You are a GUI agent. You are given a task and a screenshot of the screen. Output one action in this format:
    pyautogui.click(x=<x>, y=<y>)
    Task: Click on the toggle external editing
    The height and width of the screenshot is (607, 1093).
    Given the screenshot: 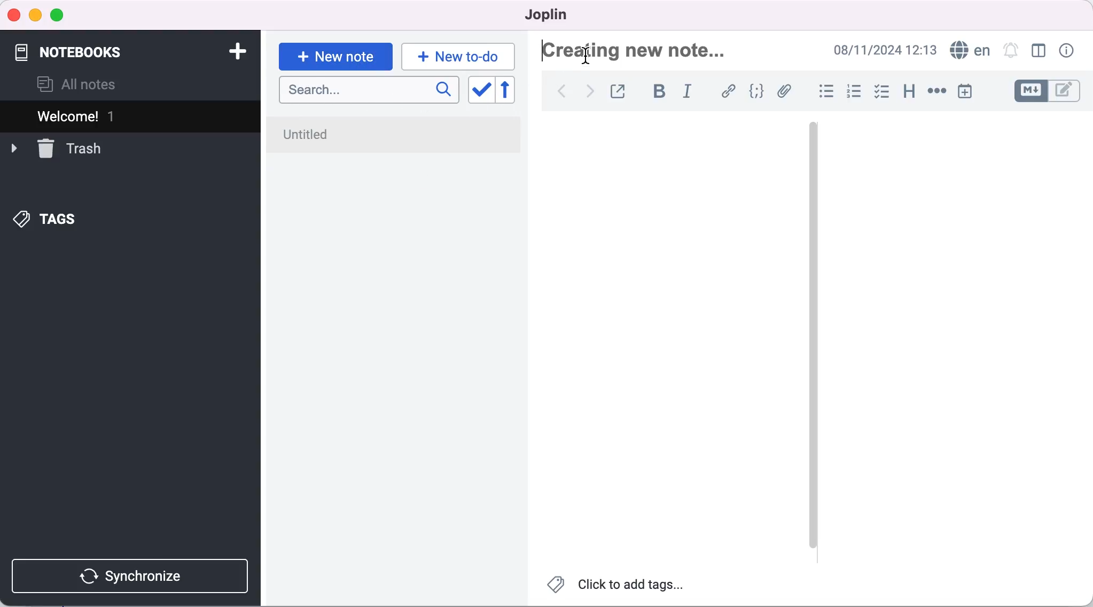 What is the action you would take?
    pyautogui.click(x=621, y=90)
    